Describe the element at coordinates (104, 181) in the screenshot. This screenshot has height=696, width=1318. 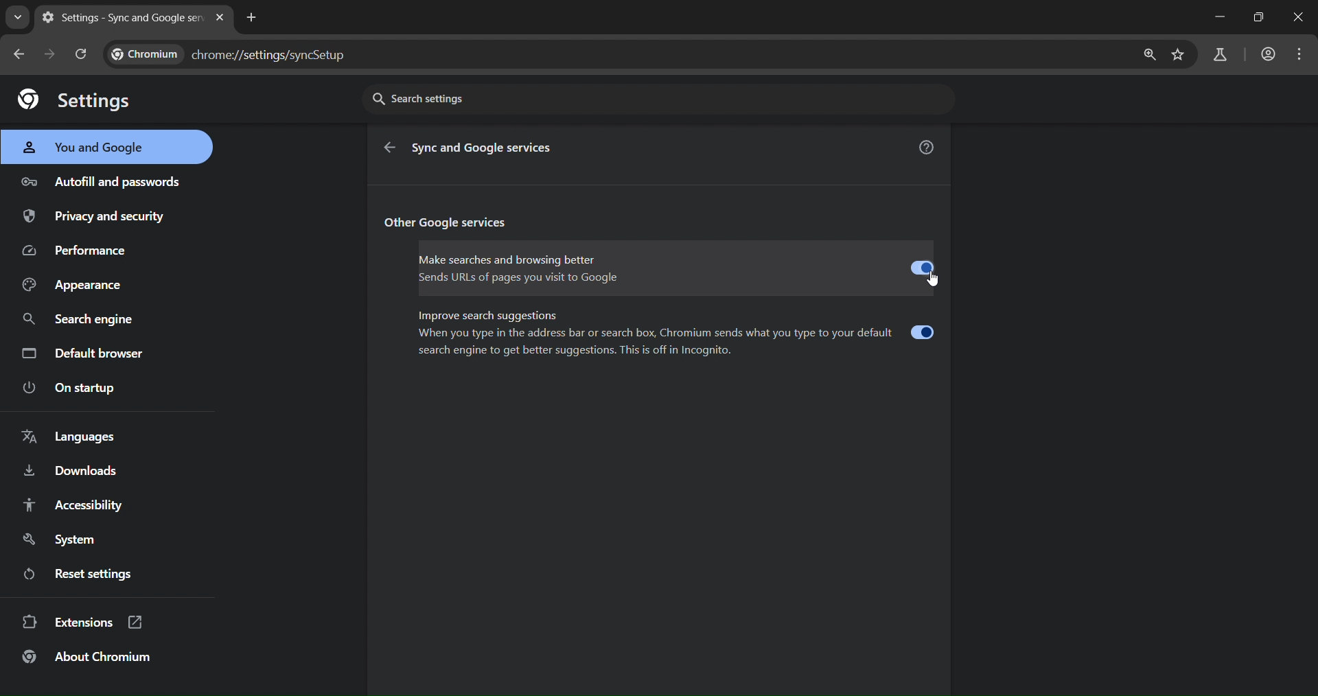
I see `autofill and passwords` at that location.